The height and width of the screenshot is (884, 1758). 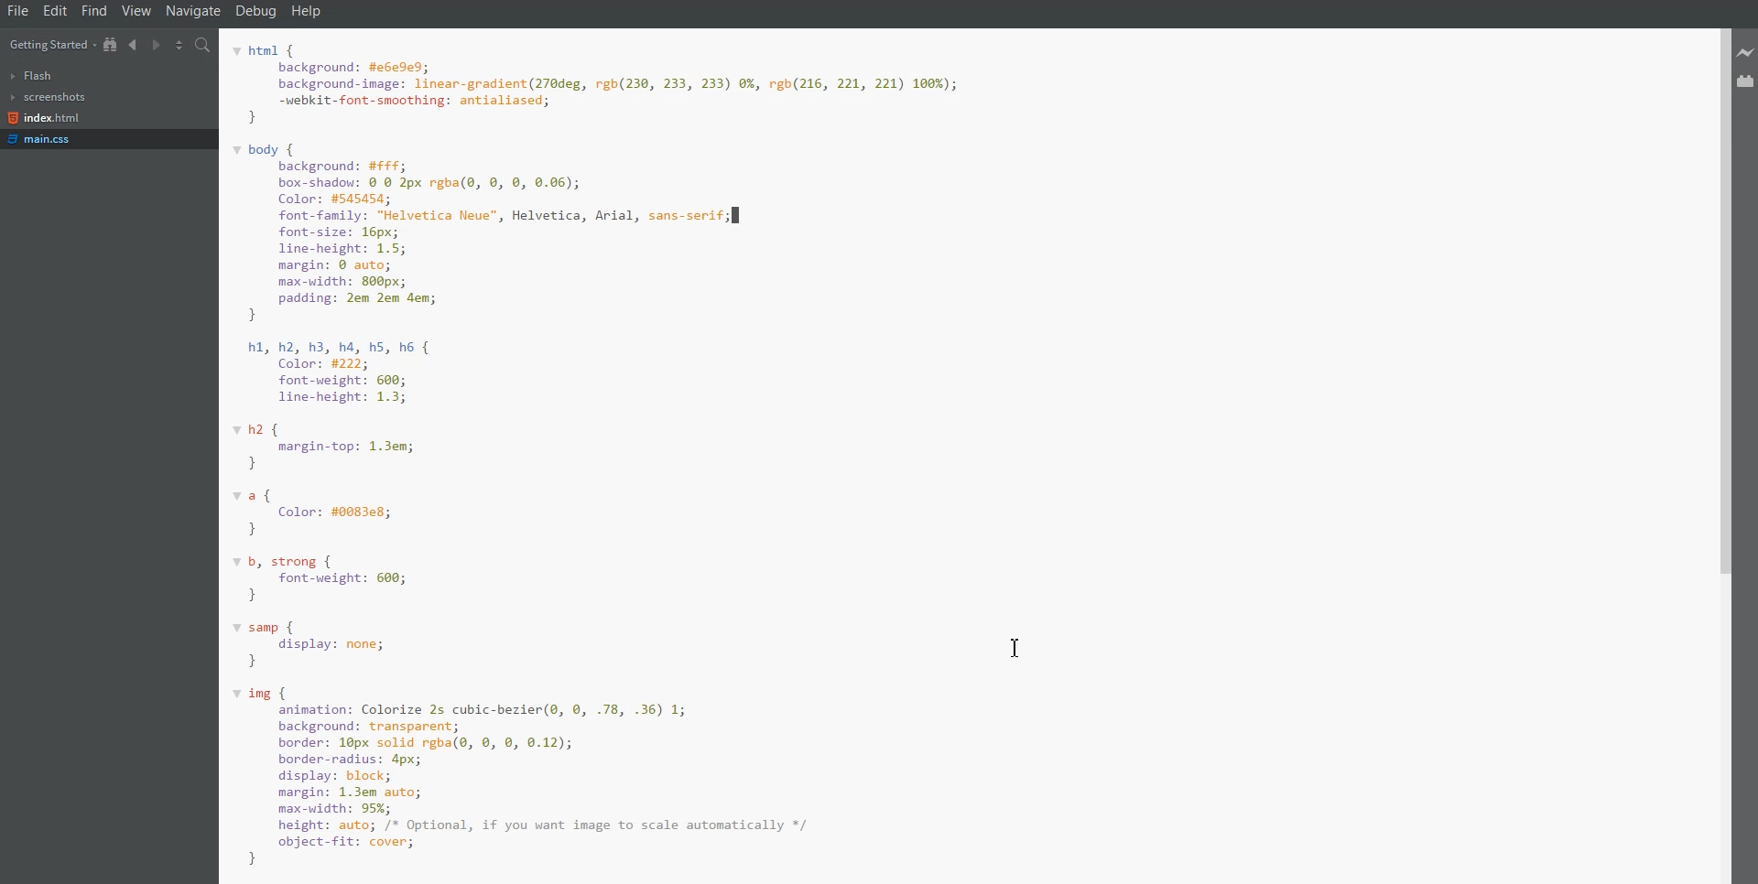 I want to click on index.html, so click(x=44, y=118).